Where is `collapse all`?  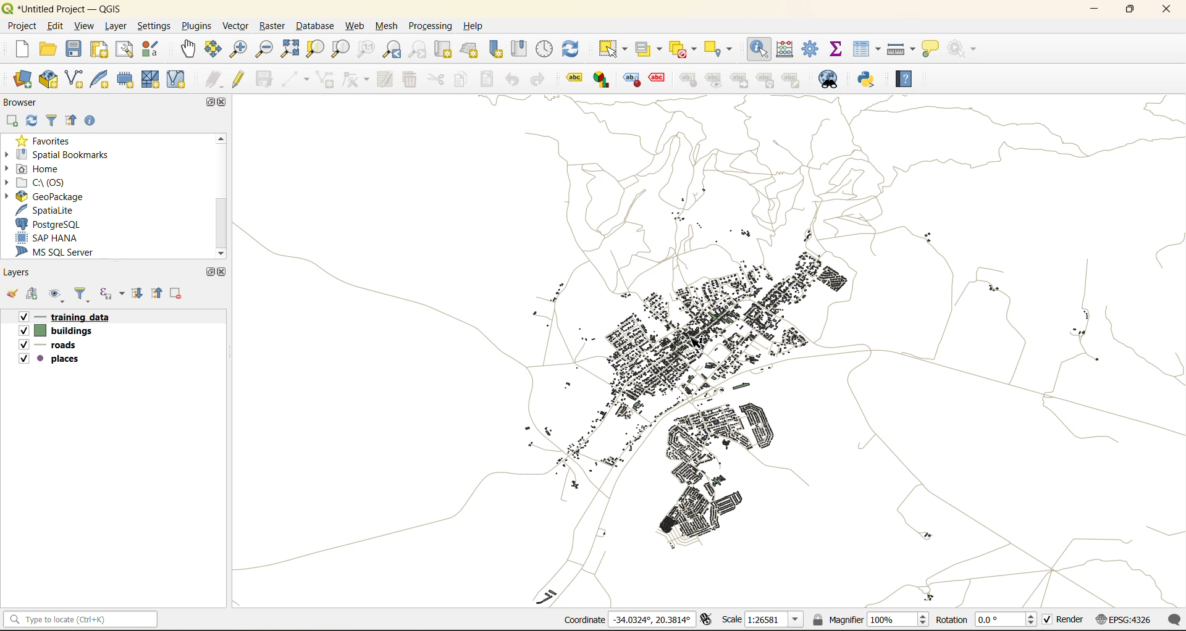 collapse all is located at coordinates (159, 293).